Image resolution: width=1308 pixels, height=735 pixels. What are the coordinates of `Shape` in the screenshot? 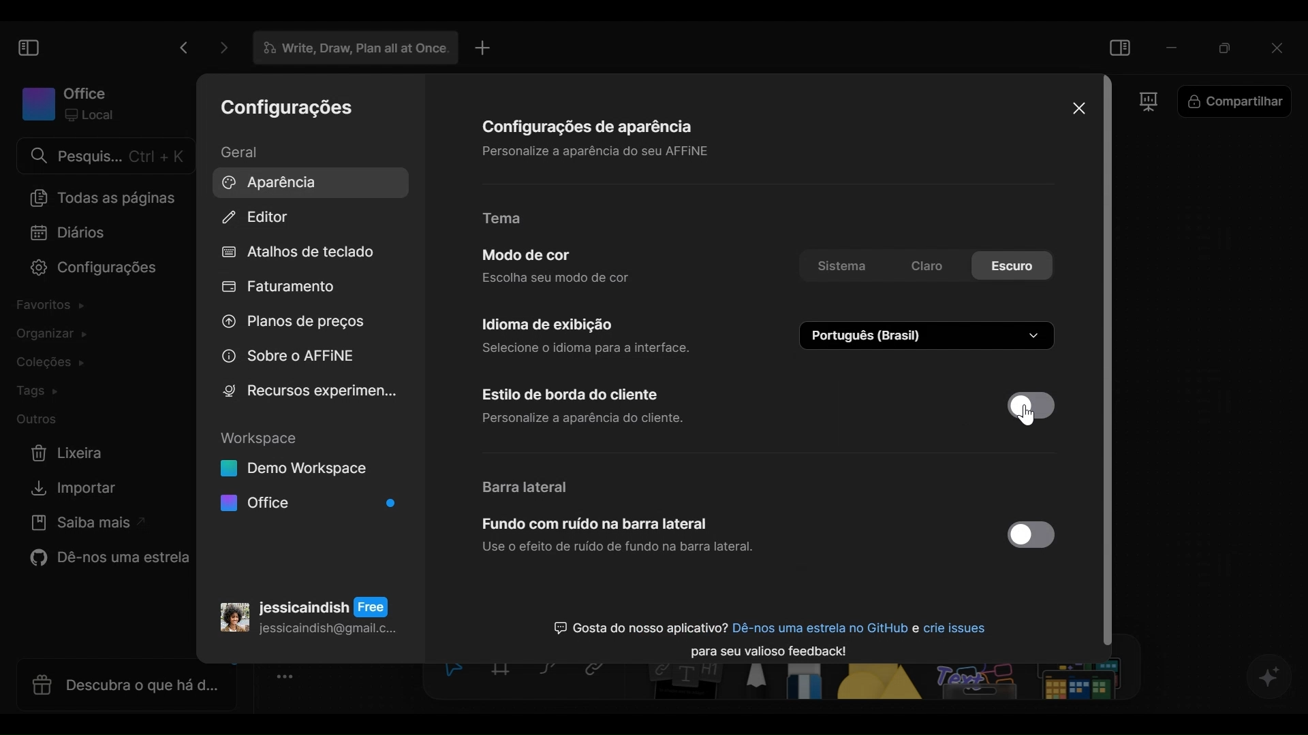 It's located at (882, 683).